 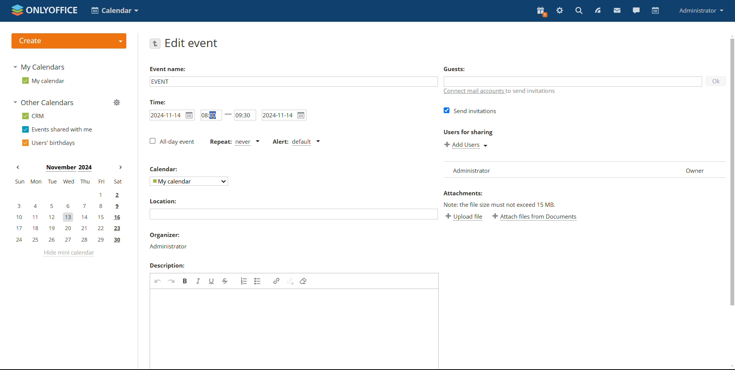 What do you see at coordinates (290, 281) in the screenshot?
I see `unlink` at bounding box center [290, 281].